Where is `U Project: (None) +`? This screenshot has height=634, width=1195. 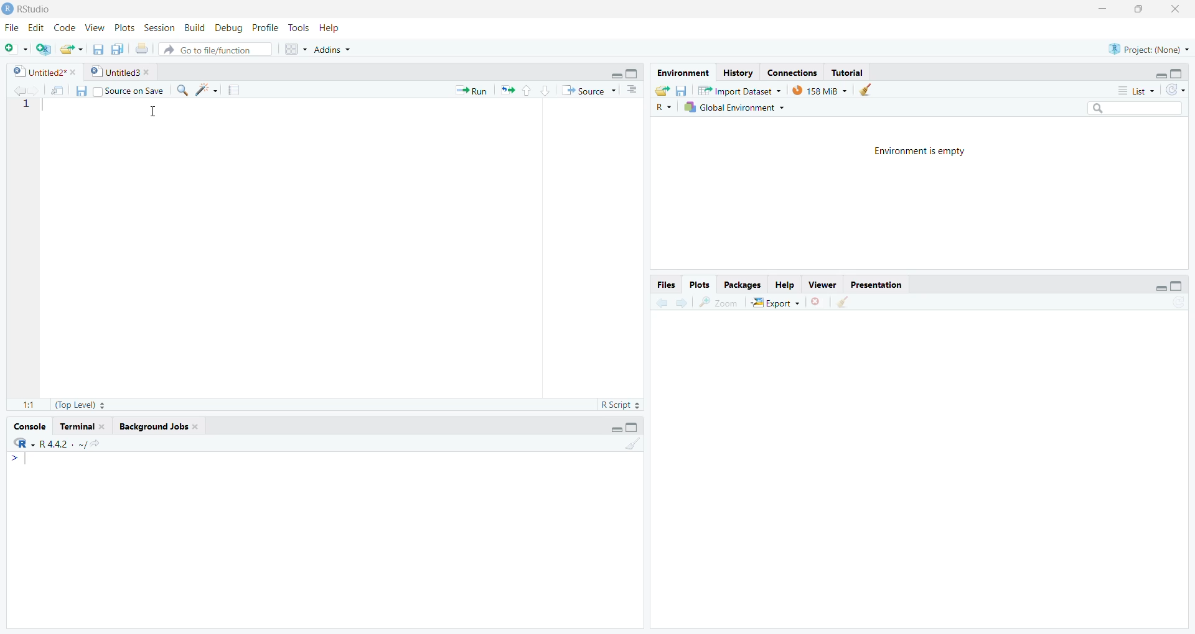 U Project: (None) + is located at coordinates (1142, 49).